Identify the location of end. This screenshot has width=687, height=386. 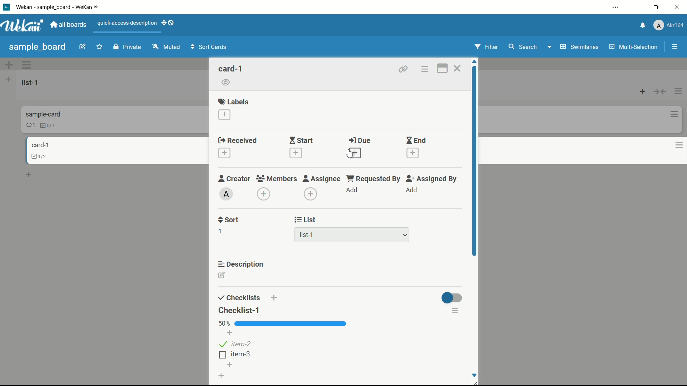
(416, 140).